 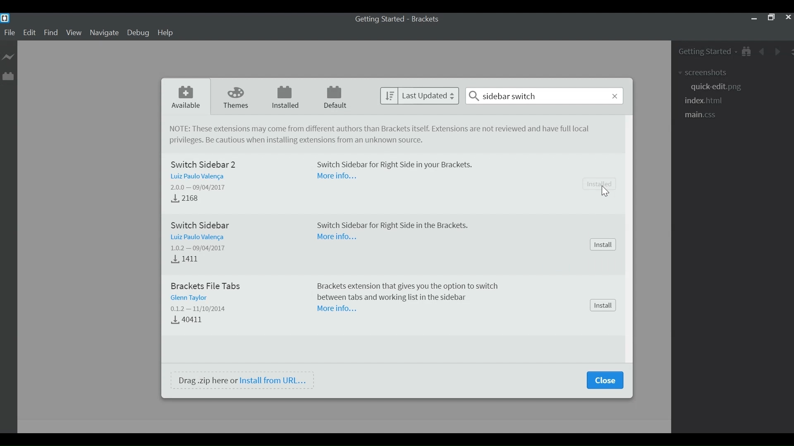 I want to click on Drag .zip here or, so click(x=207, y=380).